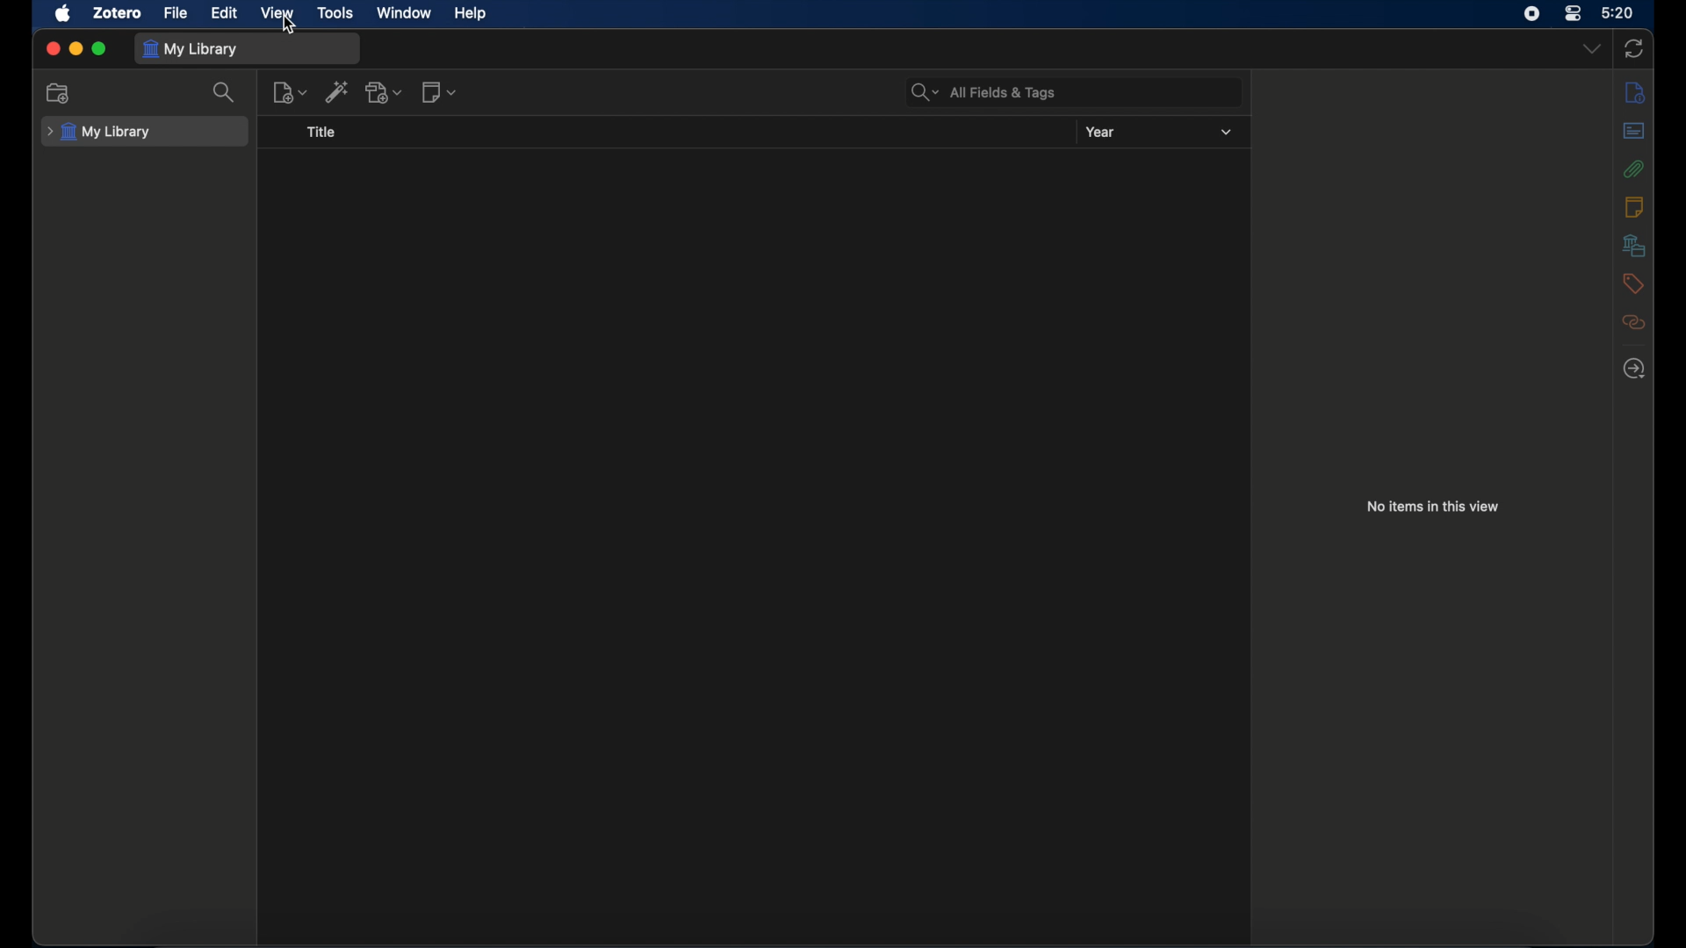 This screenshot has height=948, width=1686. I want to click on time, so click(1618, 11).